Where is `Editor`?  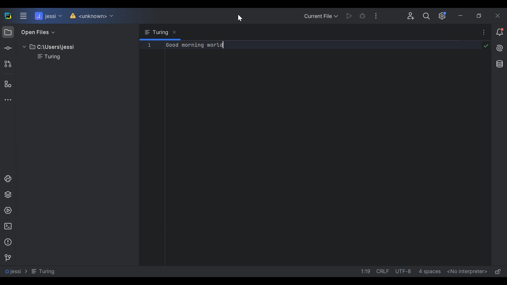
Editor is located at coordinates (304, 154).